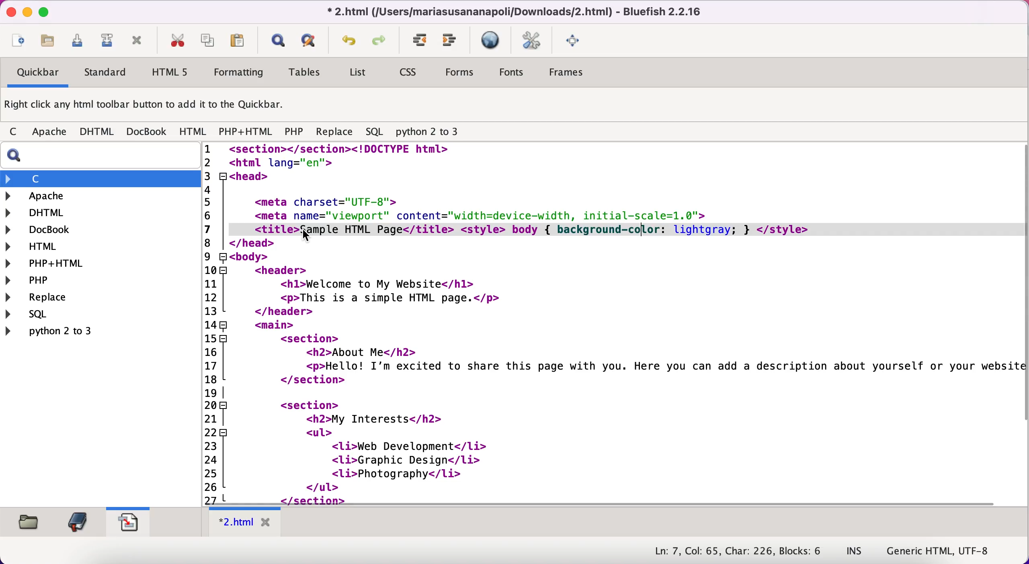  What do you see at coordinates (41, 248) in the screenshot?
I see `html` at bounding box center [41, 248].